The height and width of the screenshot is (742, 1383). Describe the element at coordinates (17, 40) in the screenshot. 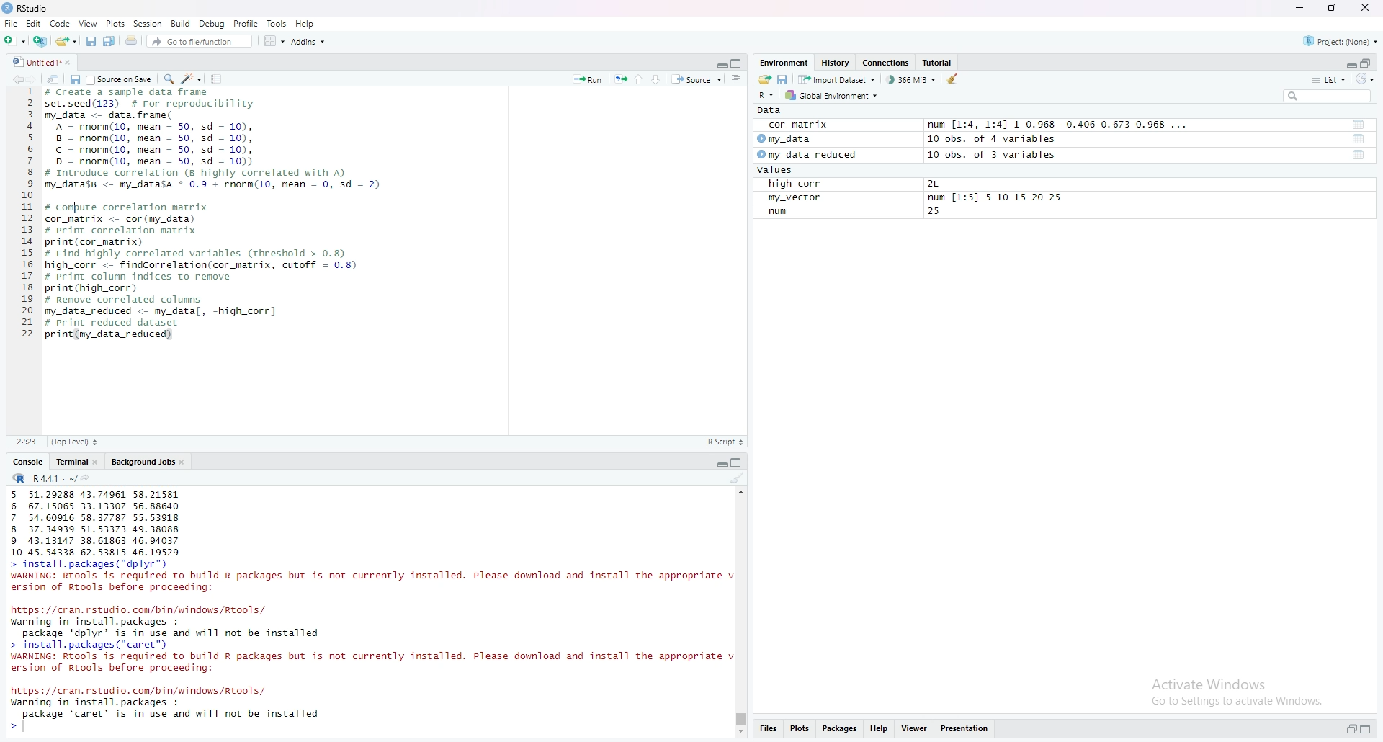

I see `add folder` at that location.